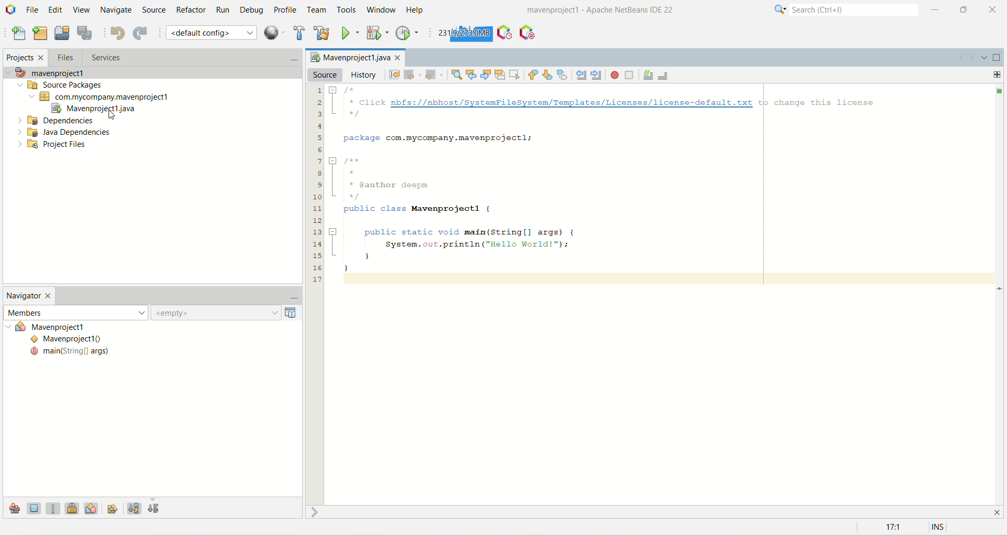  I want to click on public static void main(String[] args) {System. out.println("Hello World!");}}, so click(456, 249).